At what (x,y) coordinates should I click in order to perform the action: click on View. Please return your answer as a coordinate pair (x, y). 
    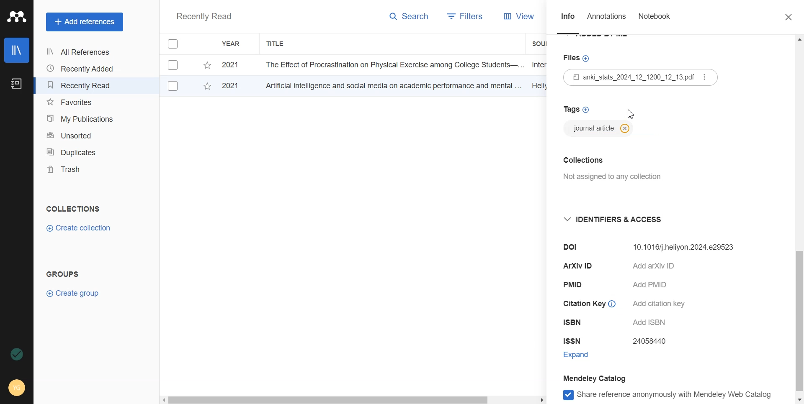
    Looking at the image, I should click on (512, 16).